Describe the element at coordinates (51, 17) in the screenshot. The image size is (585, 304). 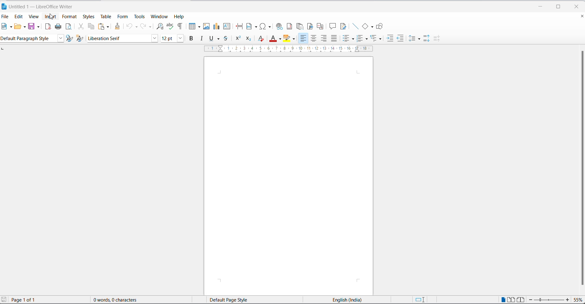
I see `insert` at that location.